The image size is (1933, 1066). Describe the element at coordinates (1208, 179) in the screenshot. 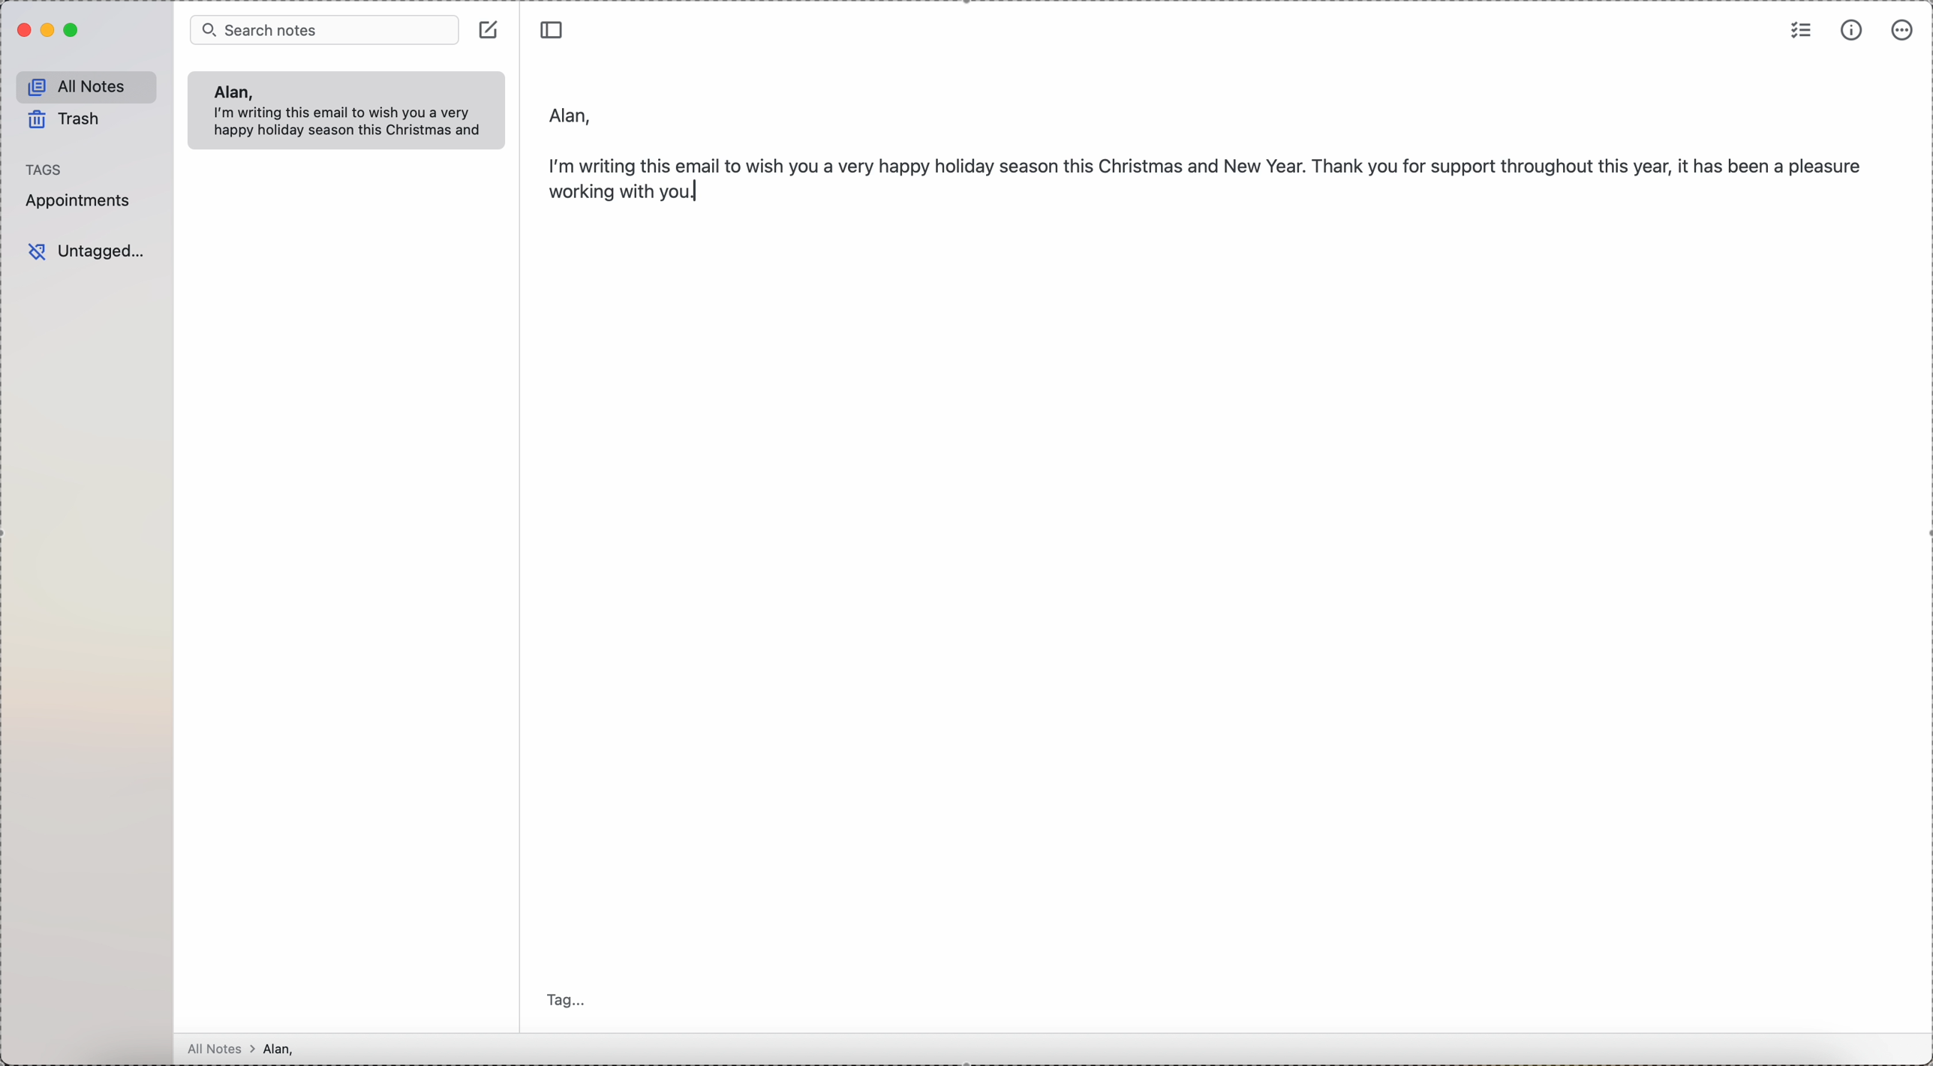

I see `body text: I'm writing this email to wish yo a very happy holiday season this Christmas and New Year. Thank you for support...` at that location.